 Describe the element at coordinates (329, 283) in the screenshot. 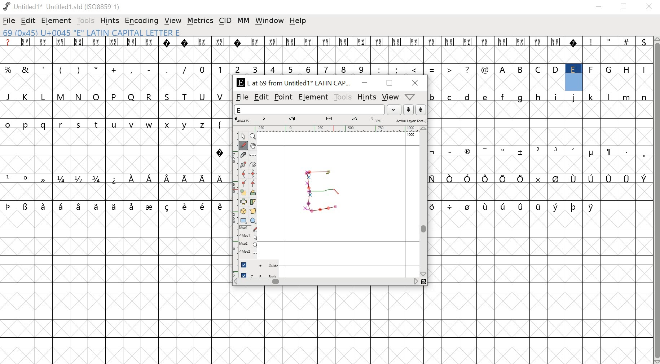

I see `scrollbar` at that location.